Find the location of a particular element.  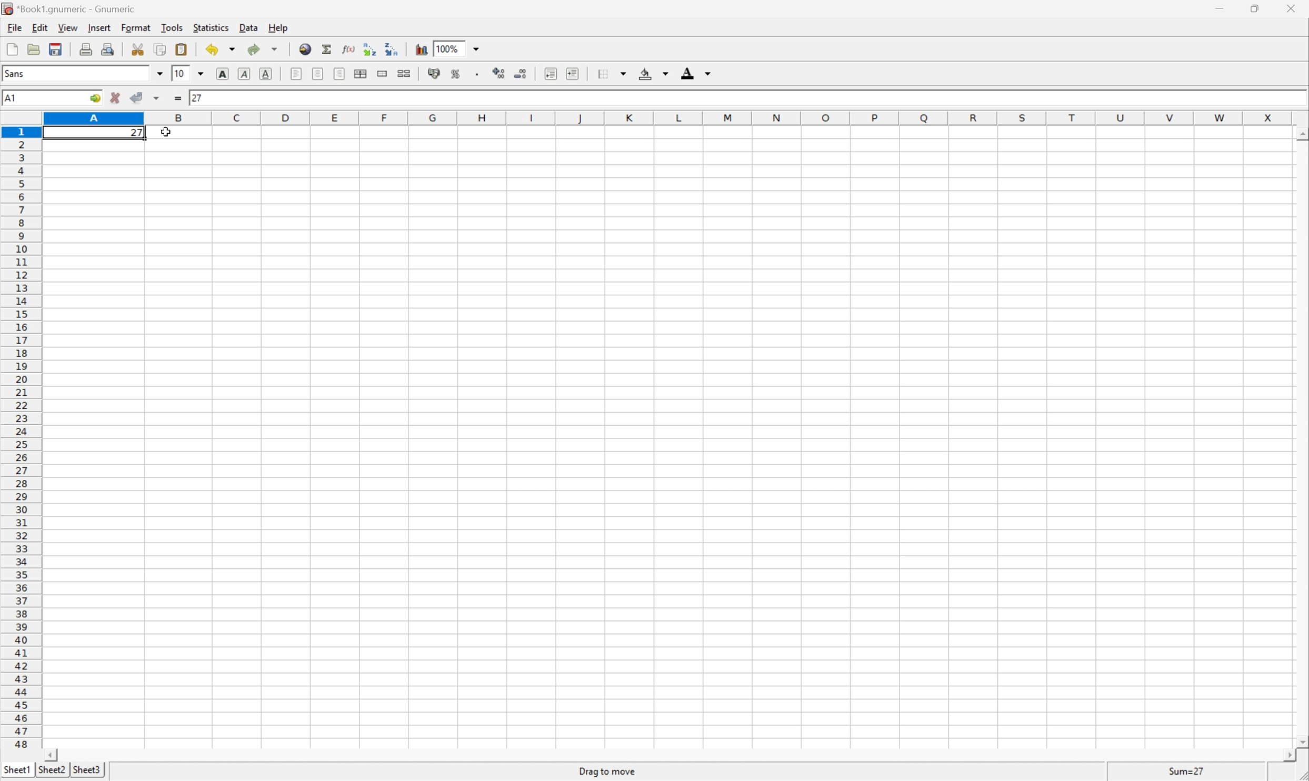

Sheet1 is located at coordinates (17, 770).